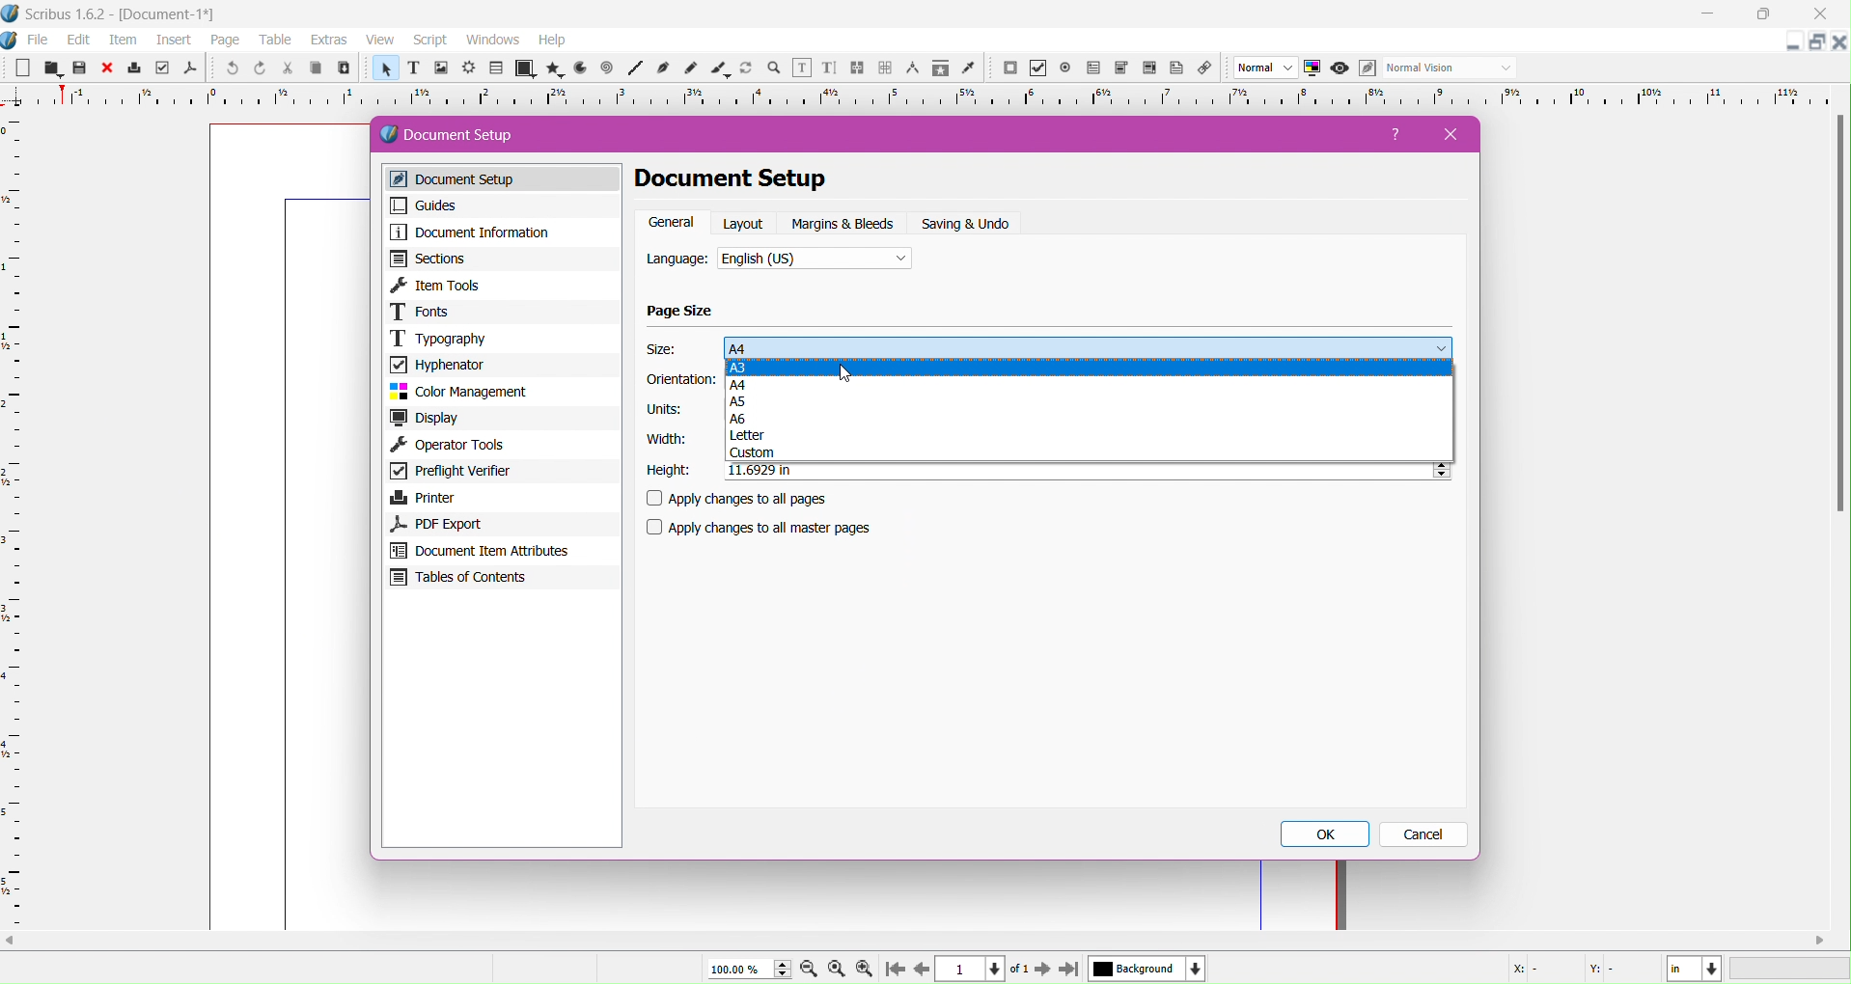  I want to click on color management system, so click(1312, 68).